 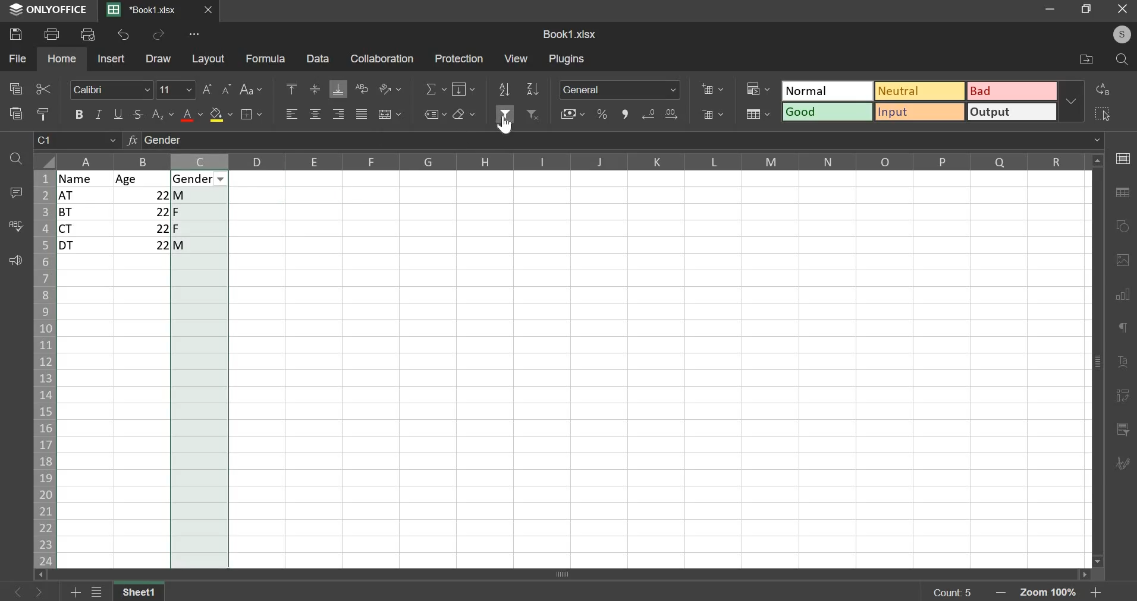 I want to click on m, so click(x=200, y=247).